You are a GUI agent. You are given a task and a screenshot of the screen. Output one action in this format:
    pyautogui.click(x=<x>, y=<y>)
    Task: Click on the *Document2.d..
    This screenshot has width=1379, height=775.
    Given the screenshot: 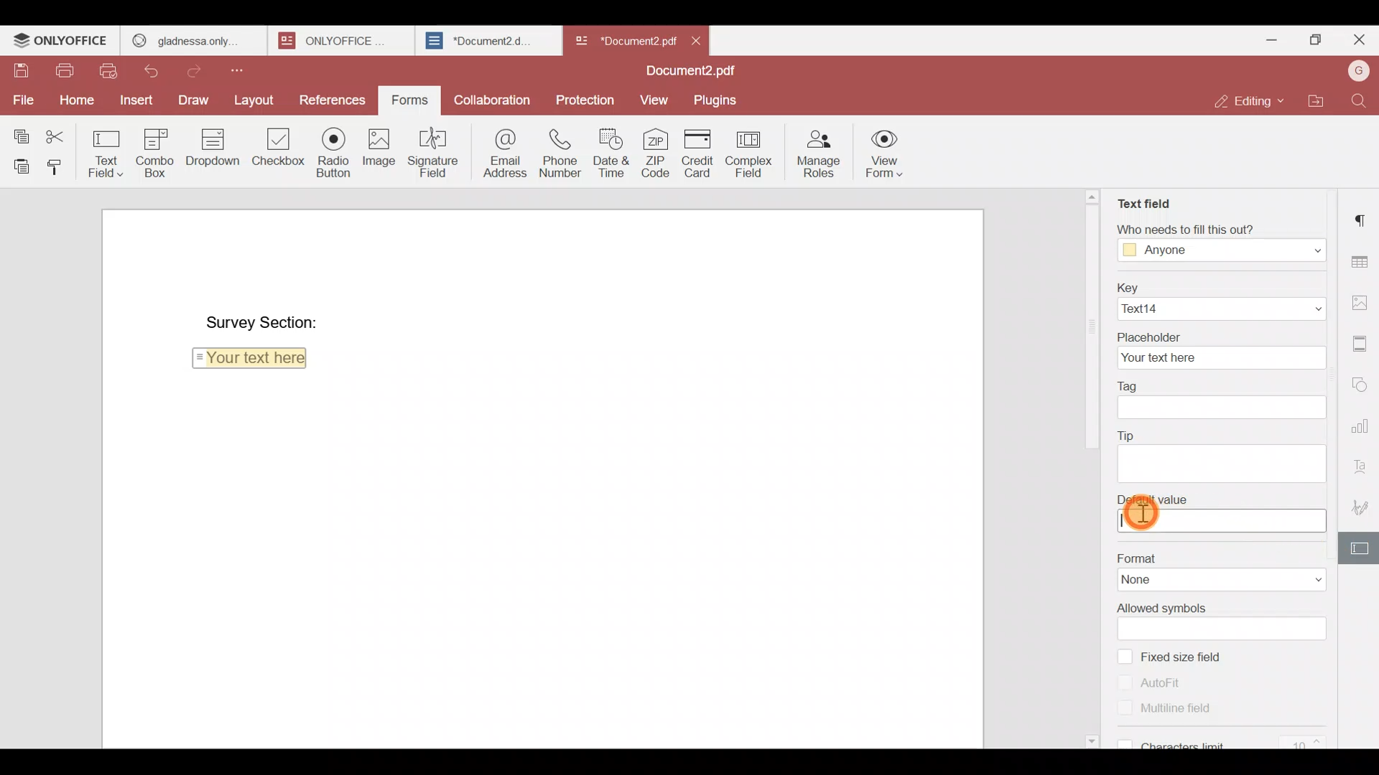 What is the action you would take?
    pyautogui.click(x=480, y=39)
    